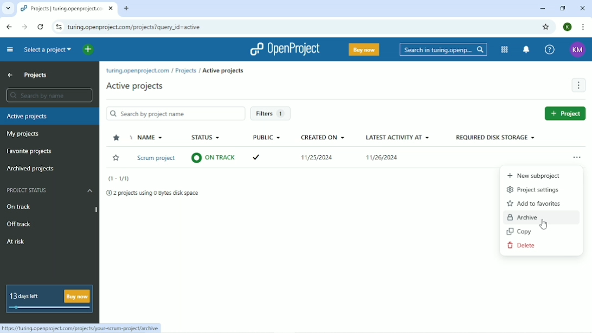  Describe the element at coordinates (30, 294) in the screenshot. I see `13 days left  B` at that location.